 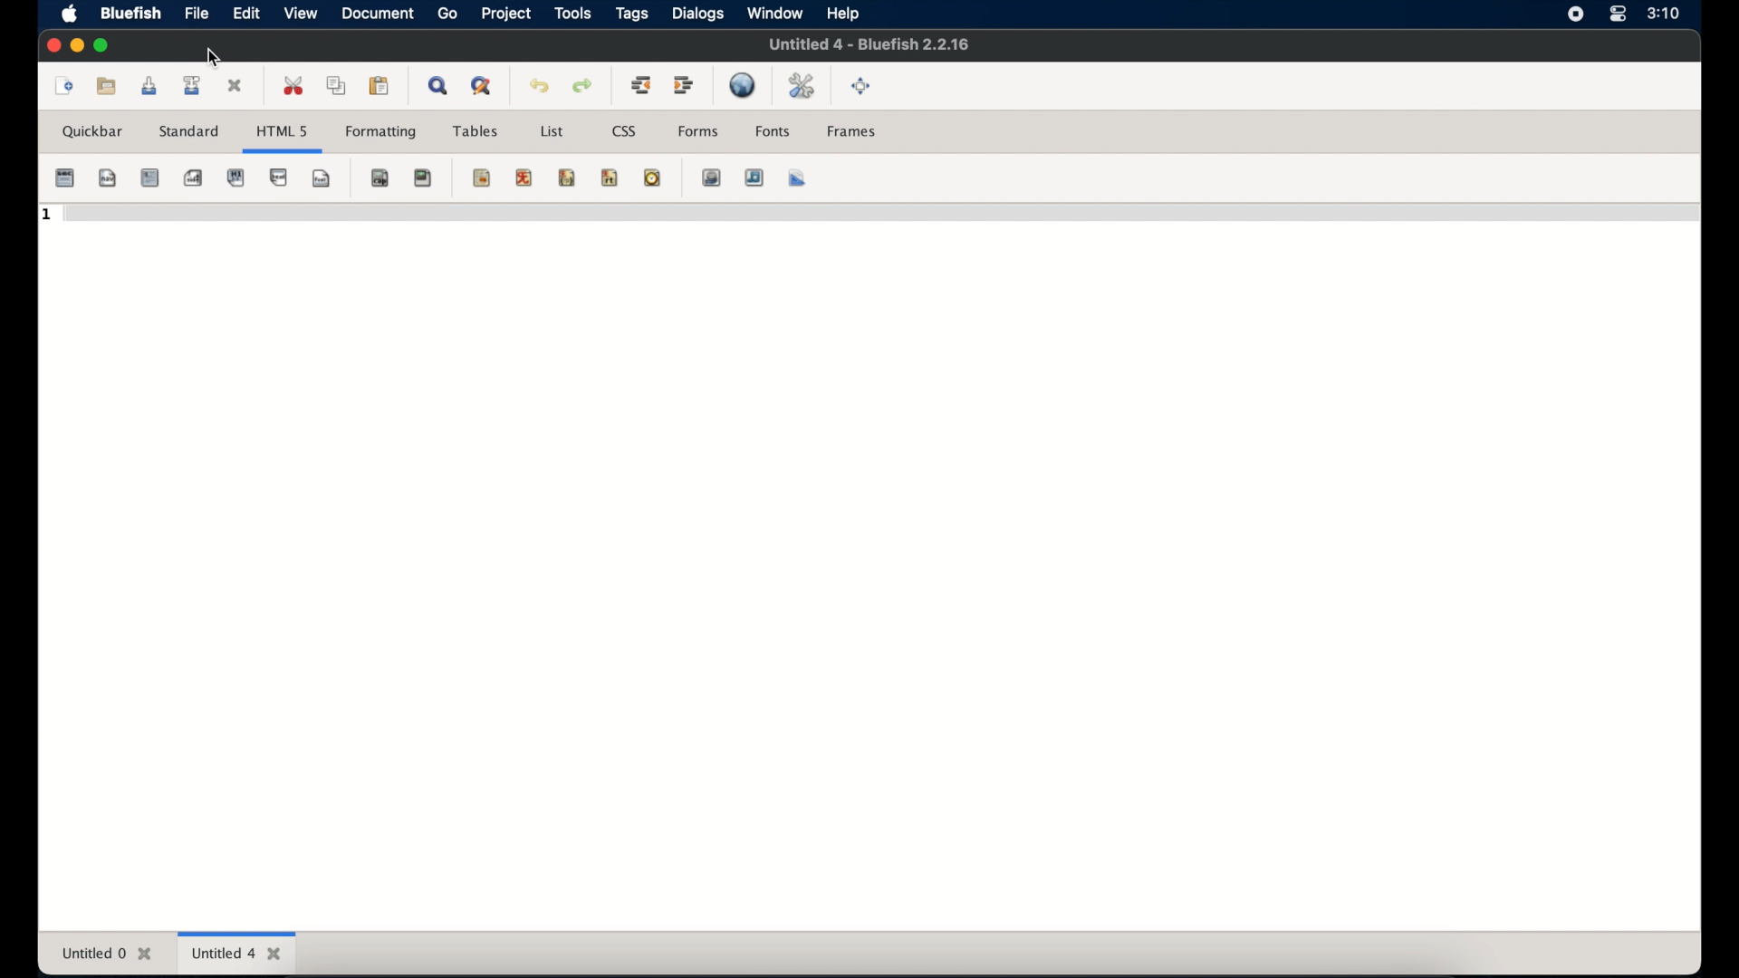 What do you see at coordinates (245, 14) in the screenshot?
I see `edit` at bounding box center [245, 14].